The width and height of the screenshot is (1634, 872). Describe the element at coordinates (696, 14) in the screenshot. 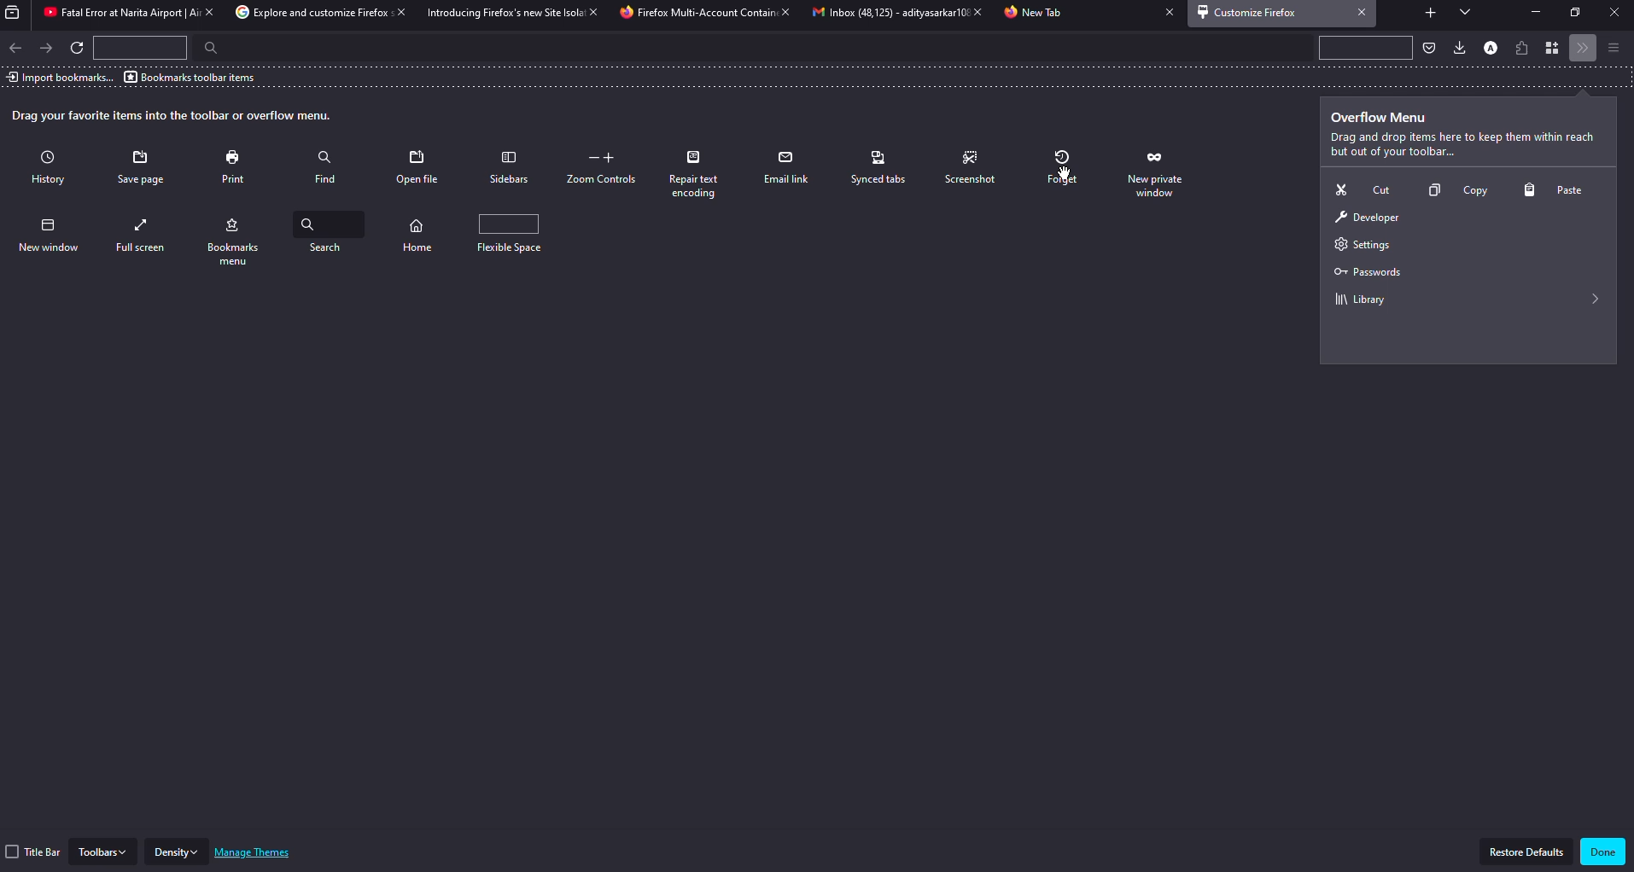

I see `tab` at that location.